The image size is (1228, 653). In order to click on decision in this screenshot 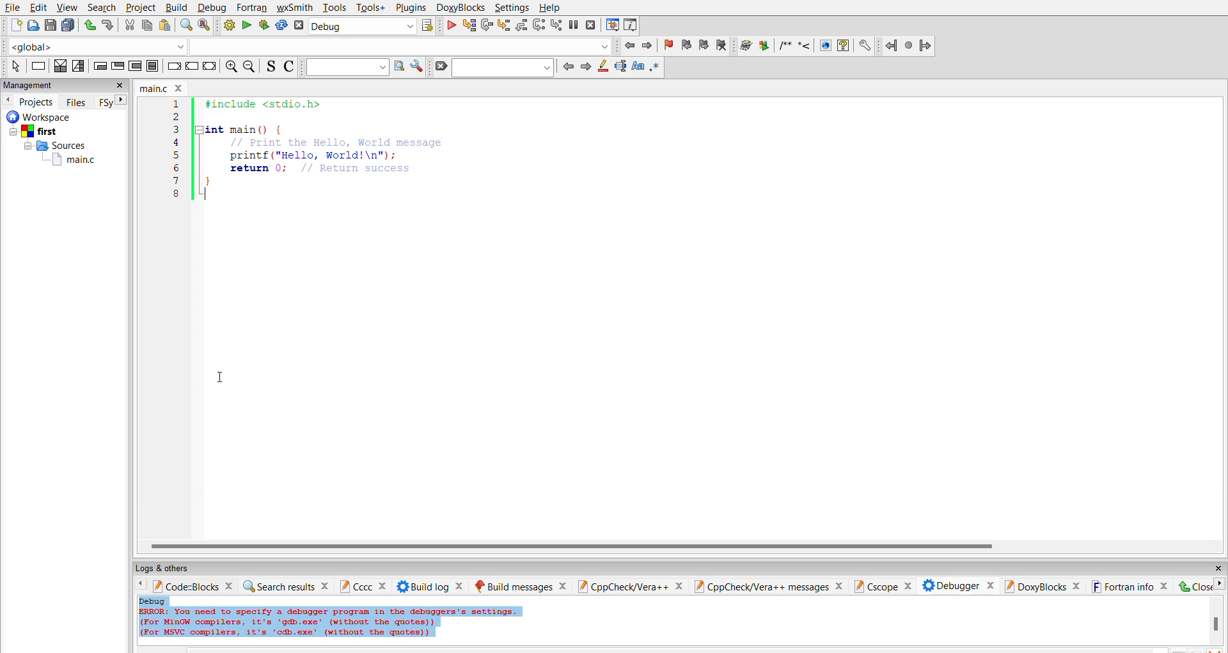, I will do `click(61, 66)`.